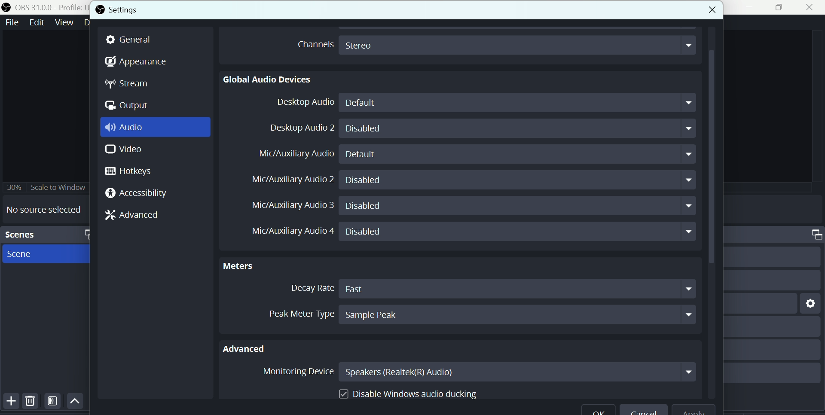 The image size is (825, 415). I want to click on Default, so click(520, 154).